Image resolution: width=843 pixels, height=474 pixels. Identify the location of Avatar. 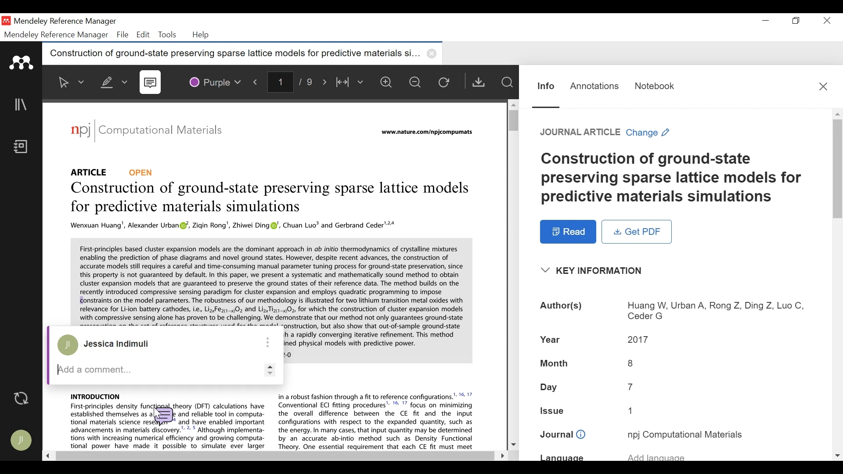
(22, 441).